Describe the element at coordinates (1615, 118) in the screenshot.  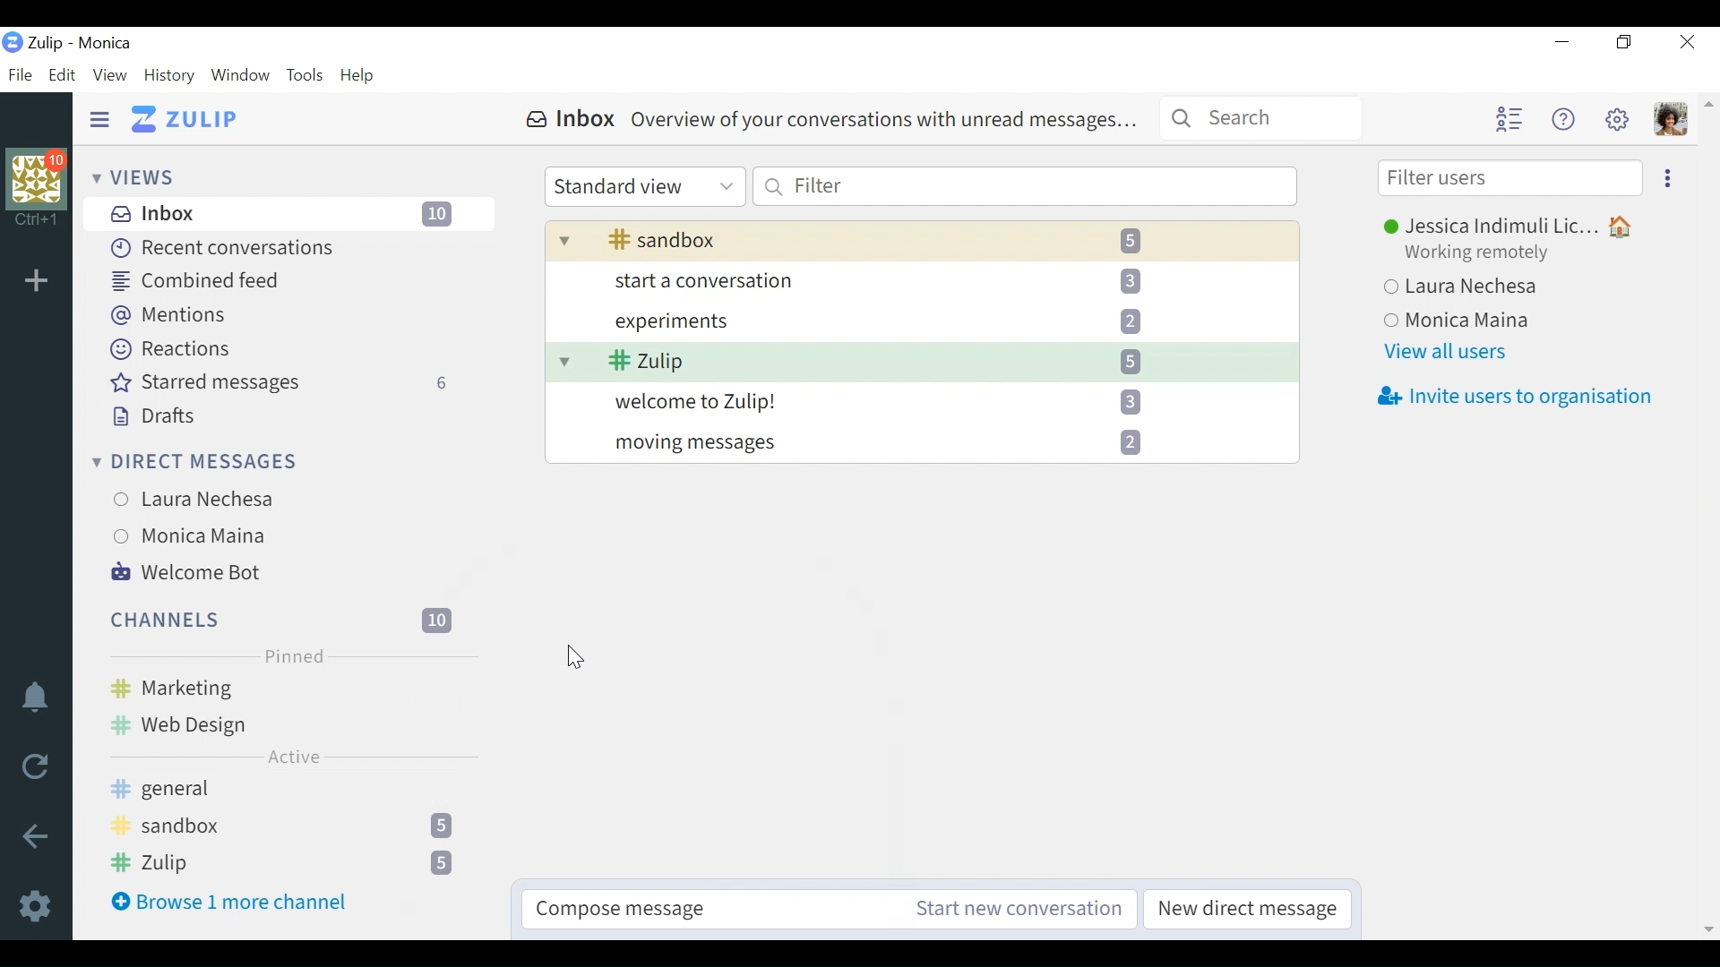
I see `Main menu` at that location.